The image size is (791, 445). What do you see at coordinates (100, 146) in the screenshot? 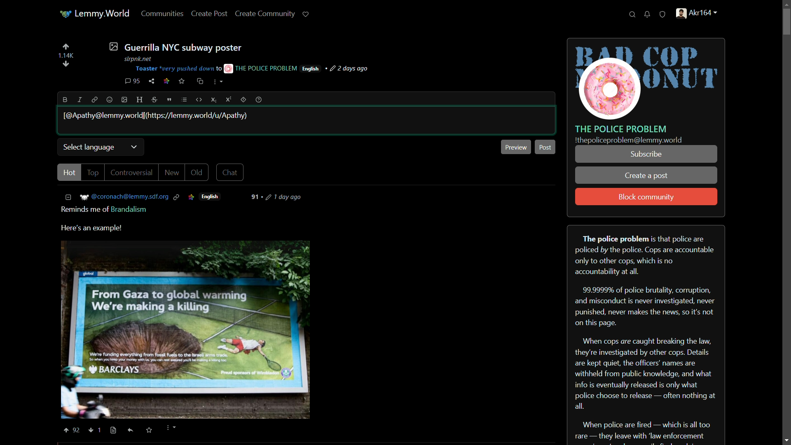
I see `Select language v` at bounding box center [100, 146].